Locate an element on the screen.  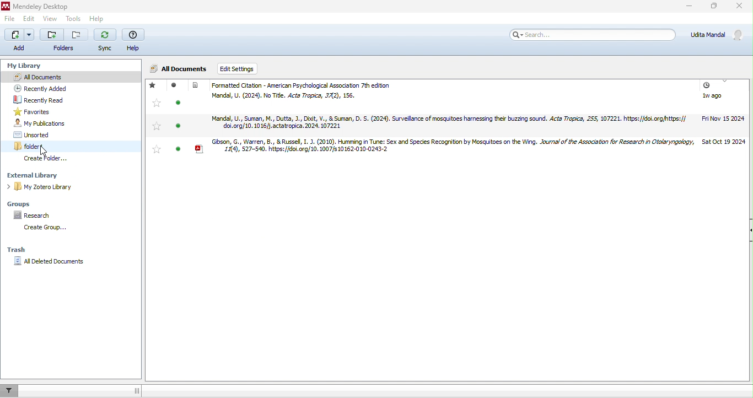
close is located at coordinates (739, 6).